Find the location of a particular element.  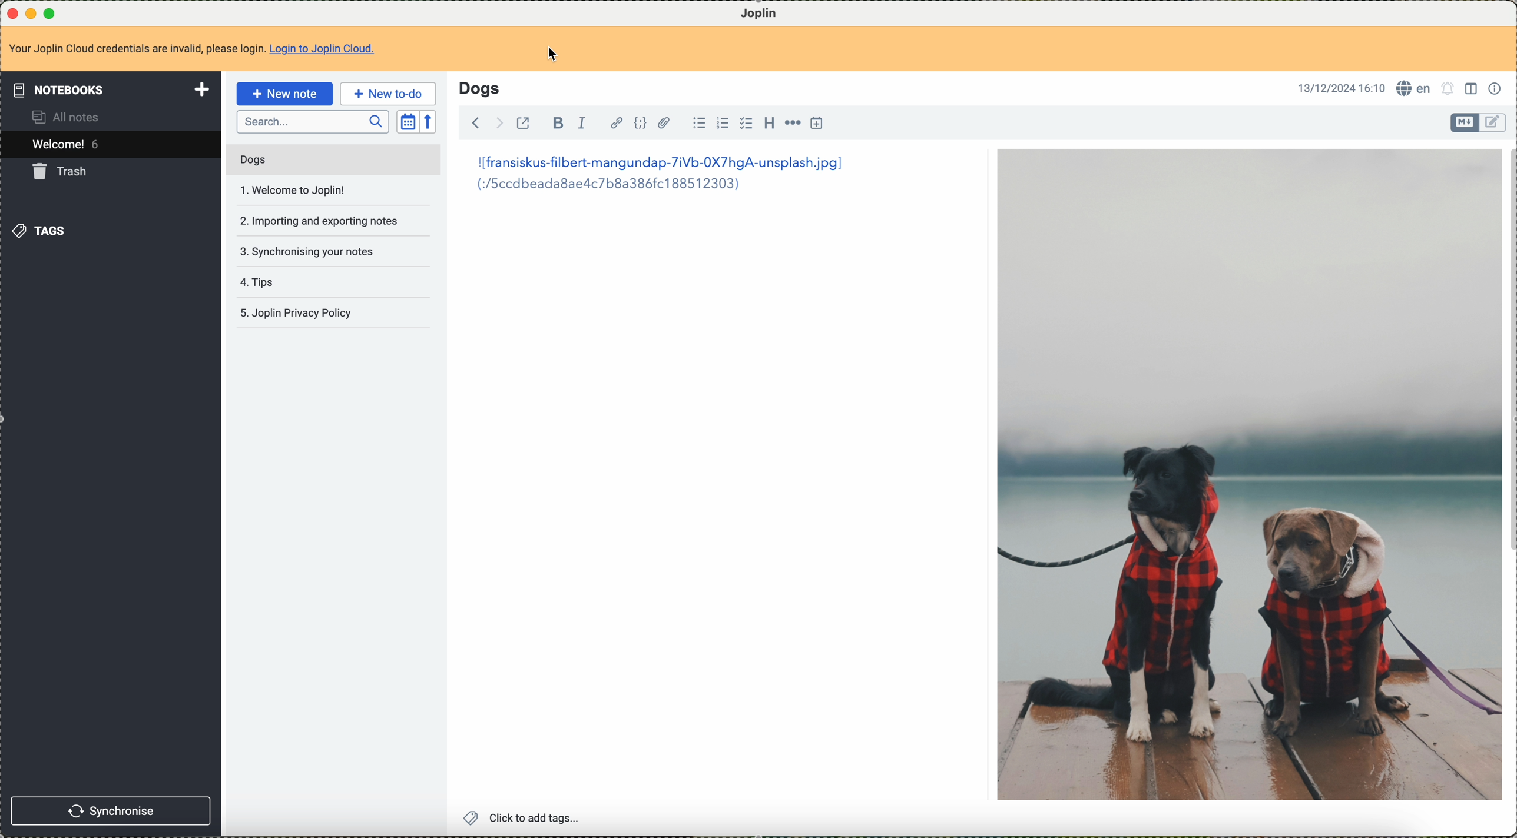

heading is located at coordinates (769, 124).